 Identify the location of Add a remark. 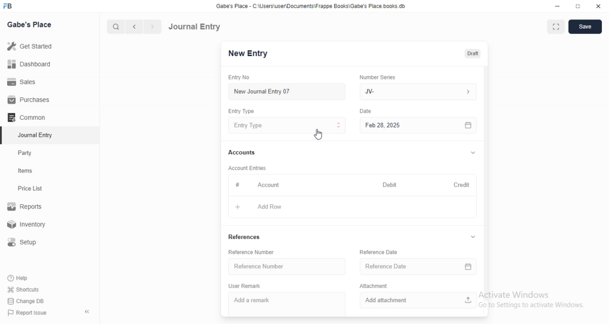
(257, 300).